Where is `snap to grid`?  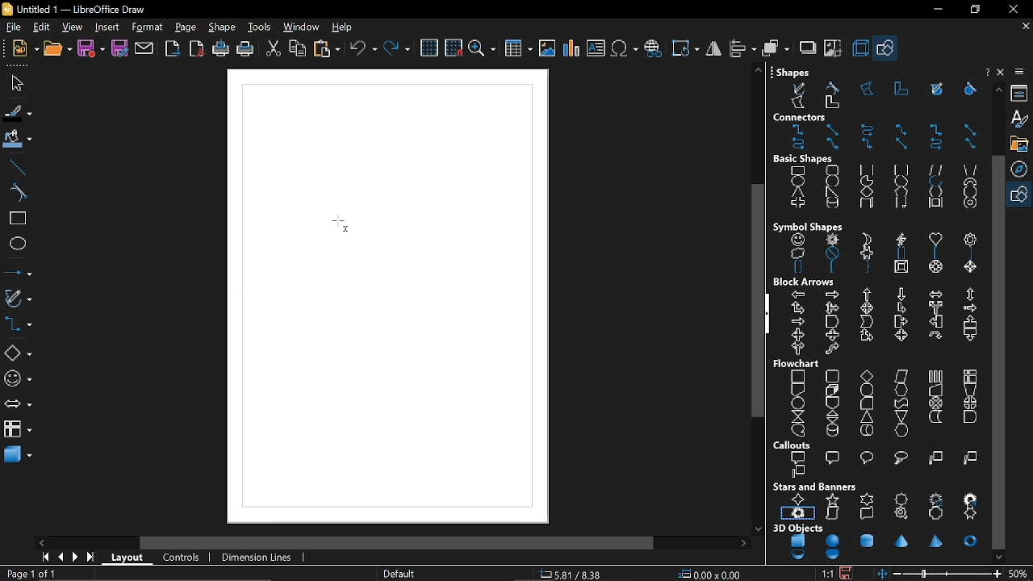
snap to grid is located at coordinates (453, 48).